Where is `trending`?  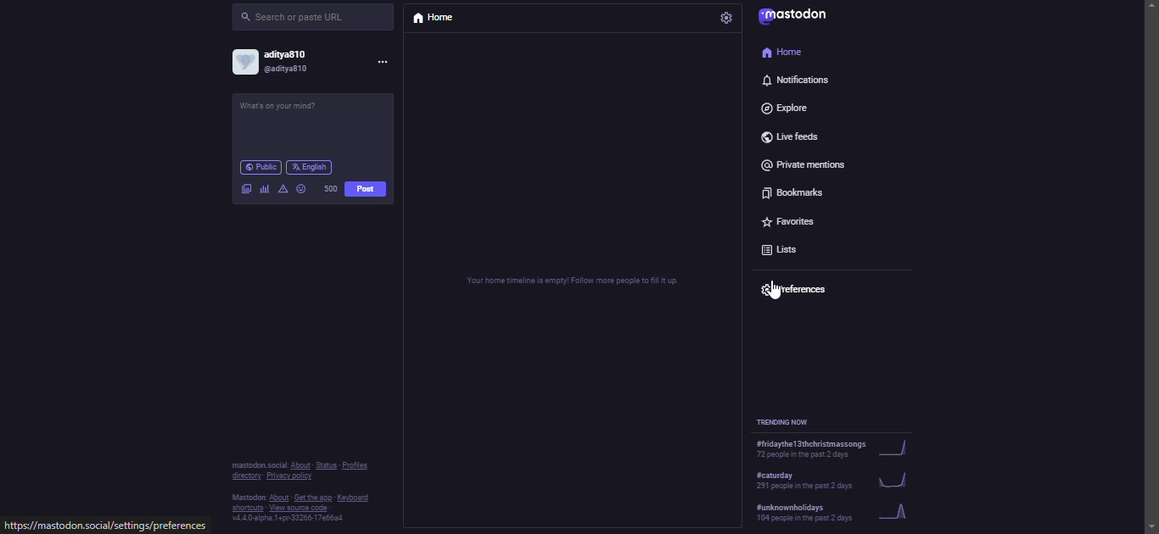
trending is located at coordinates (837, 448).